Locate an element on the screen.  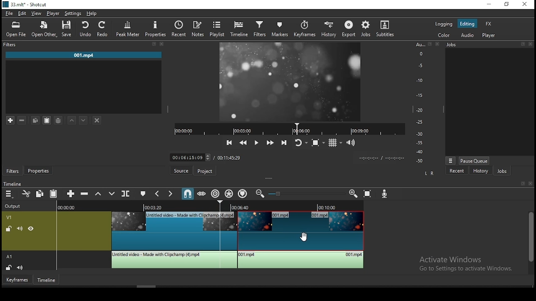
undo is located at coordinates (87, 29).